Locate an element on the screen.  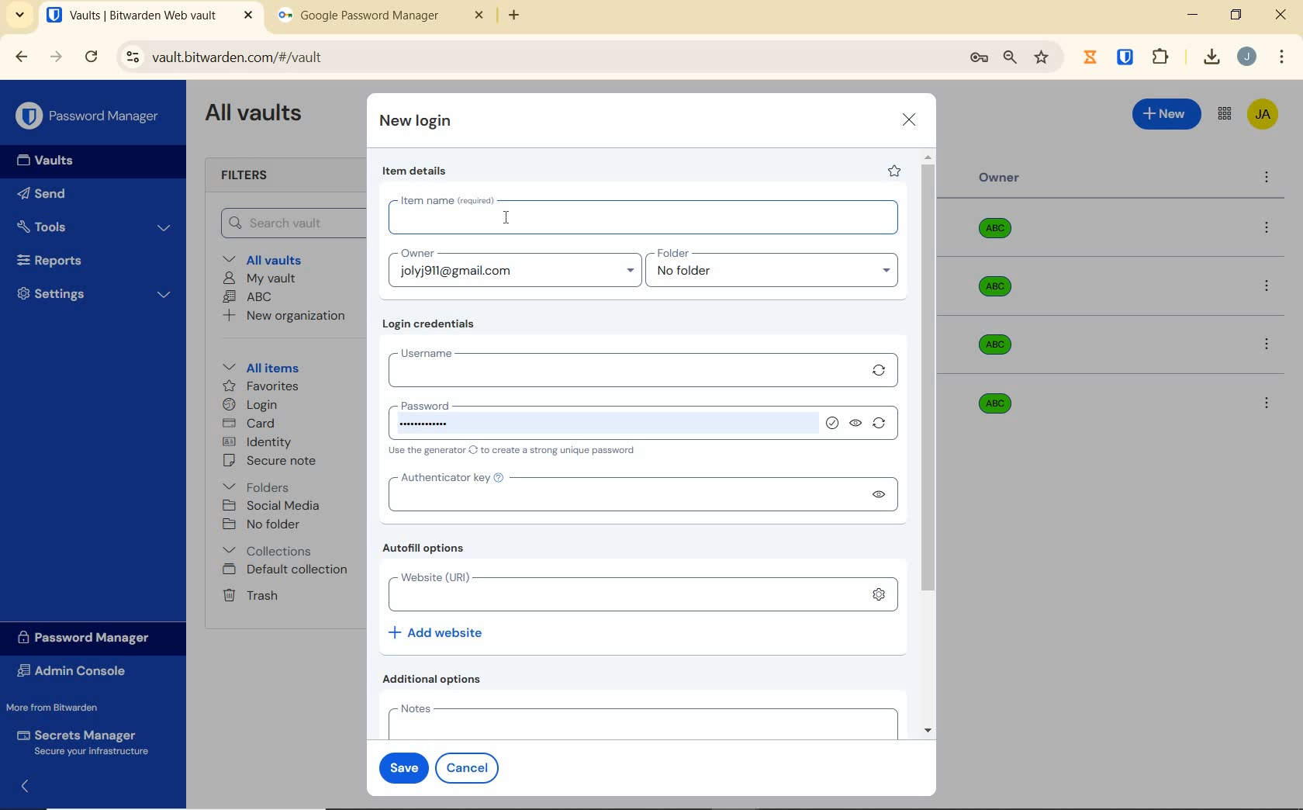
option is located at coordinates (1266, 402).